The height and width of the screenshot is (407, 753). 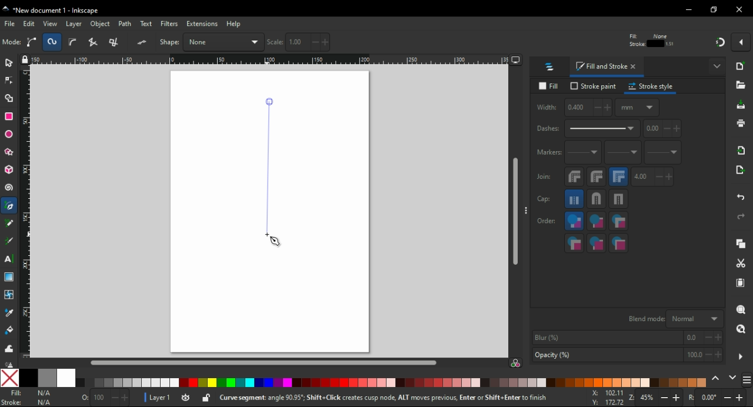 I want to click on color tone pallete, so click(x=352, y=382).